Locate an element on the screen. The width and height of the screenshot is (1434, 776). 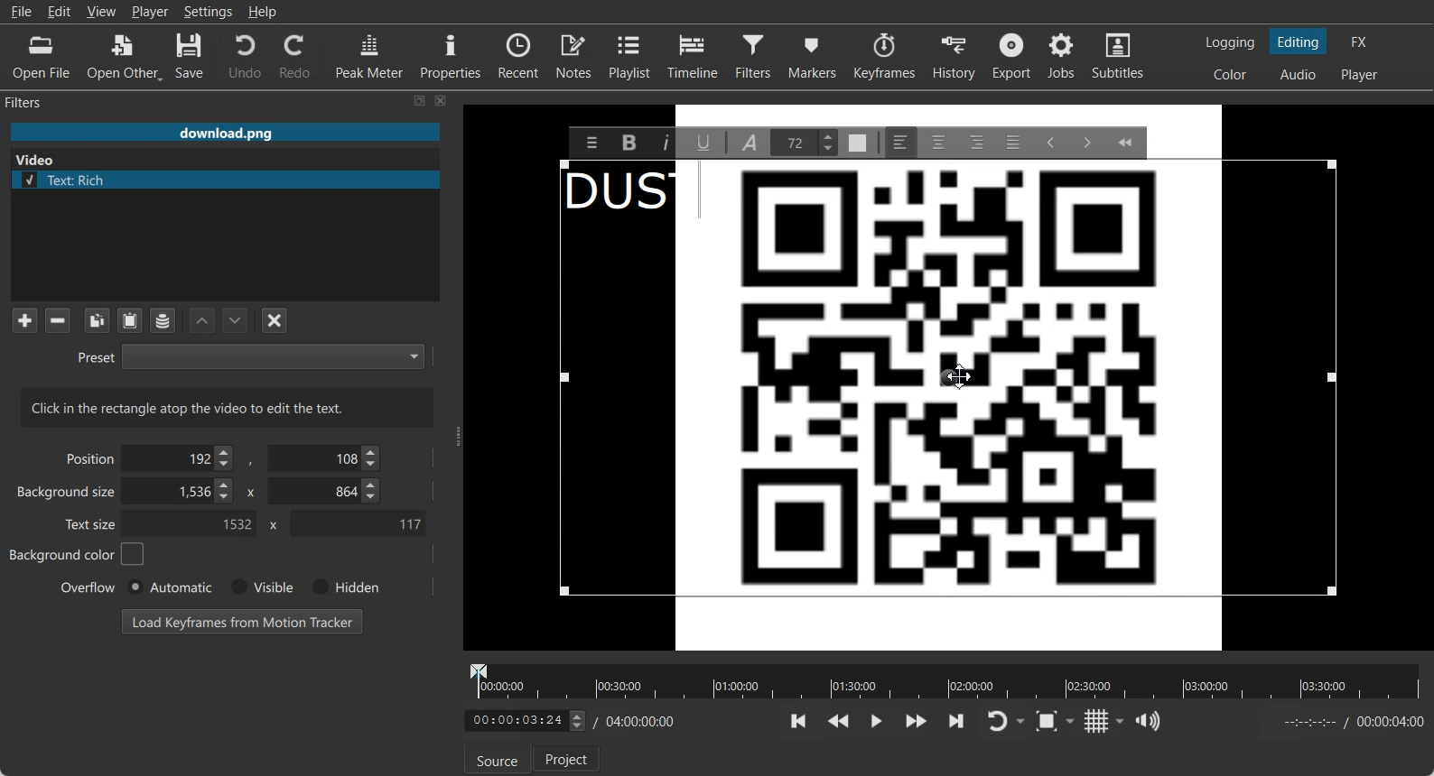
Peak Meter is located at coordinates (370, 55).